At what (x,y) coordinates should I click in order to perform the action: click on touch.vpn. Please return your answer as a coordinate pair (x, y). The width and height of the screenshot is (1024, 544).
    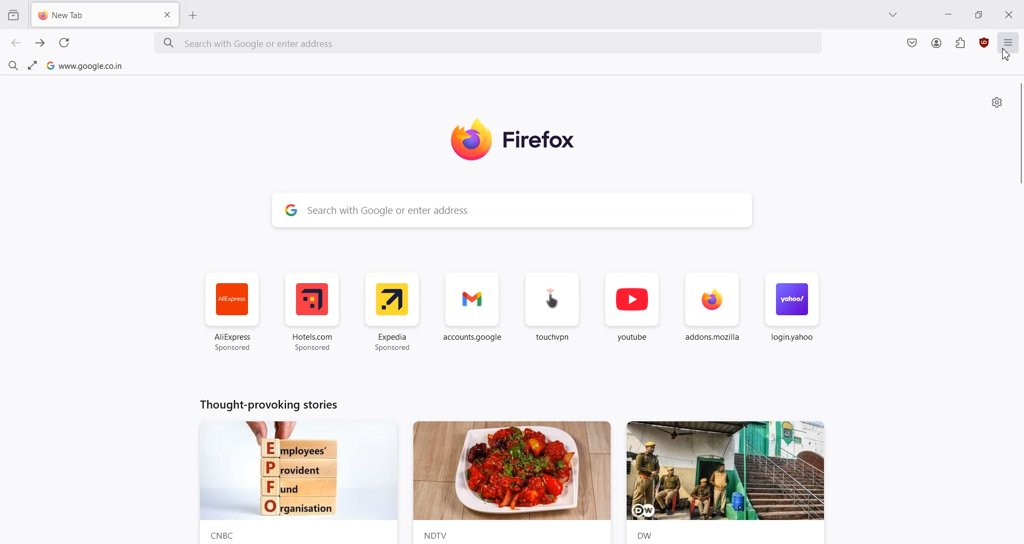
    Looking at the image, I should click on (553, 313).